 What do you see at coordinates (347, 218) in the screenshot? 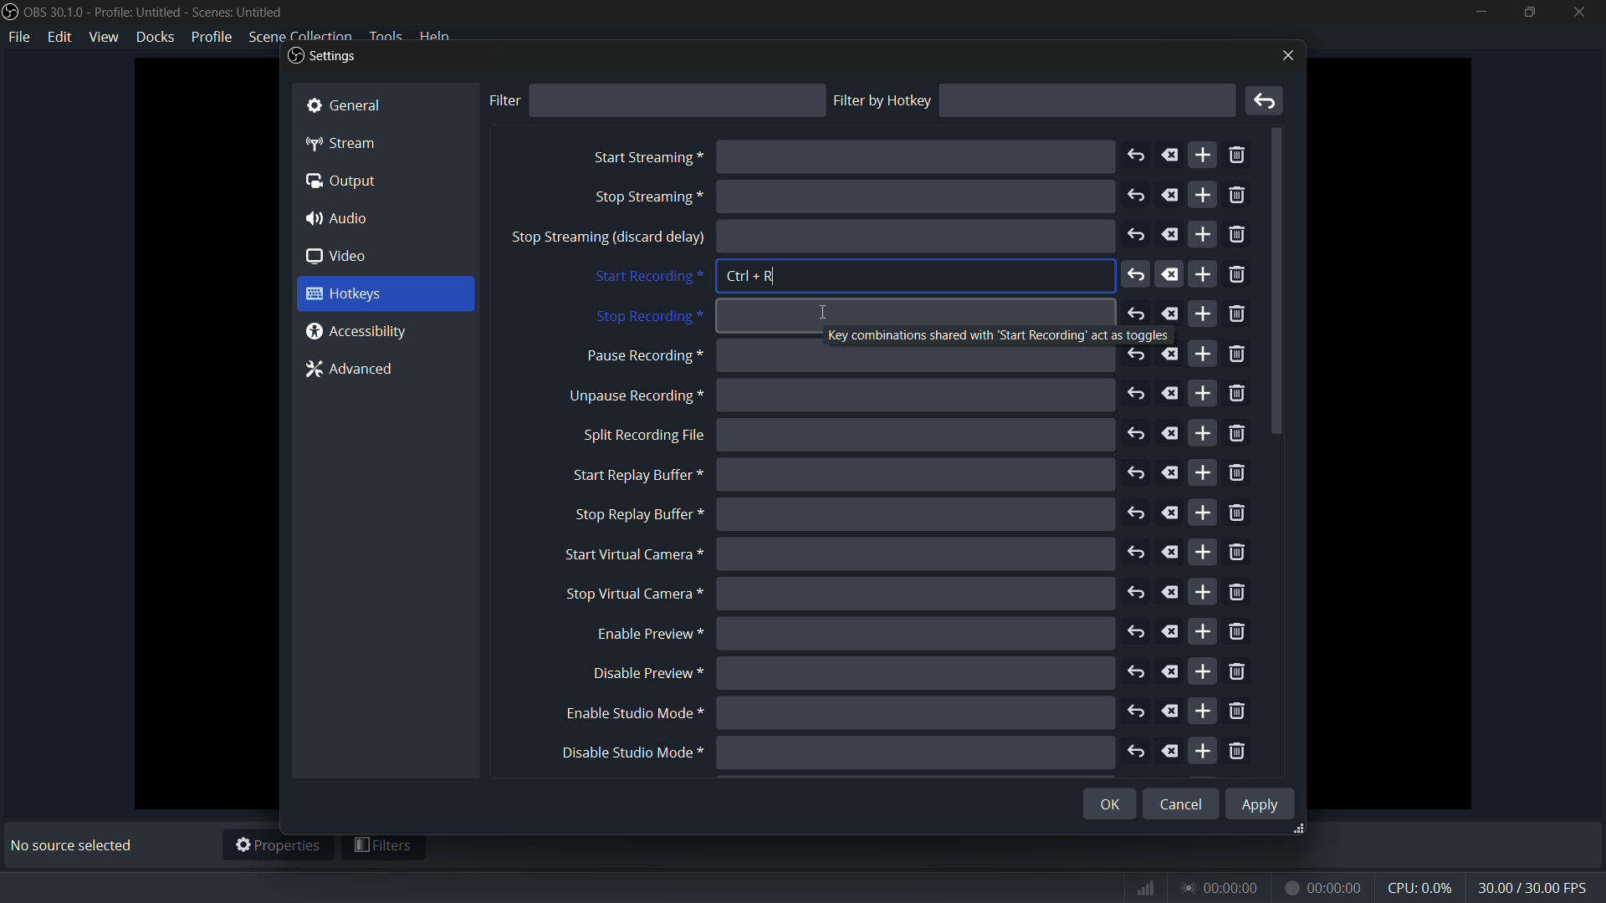
I see `4) Audio` at bounding box center [347, 218].